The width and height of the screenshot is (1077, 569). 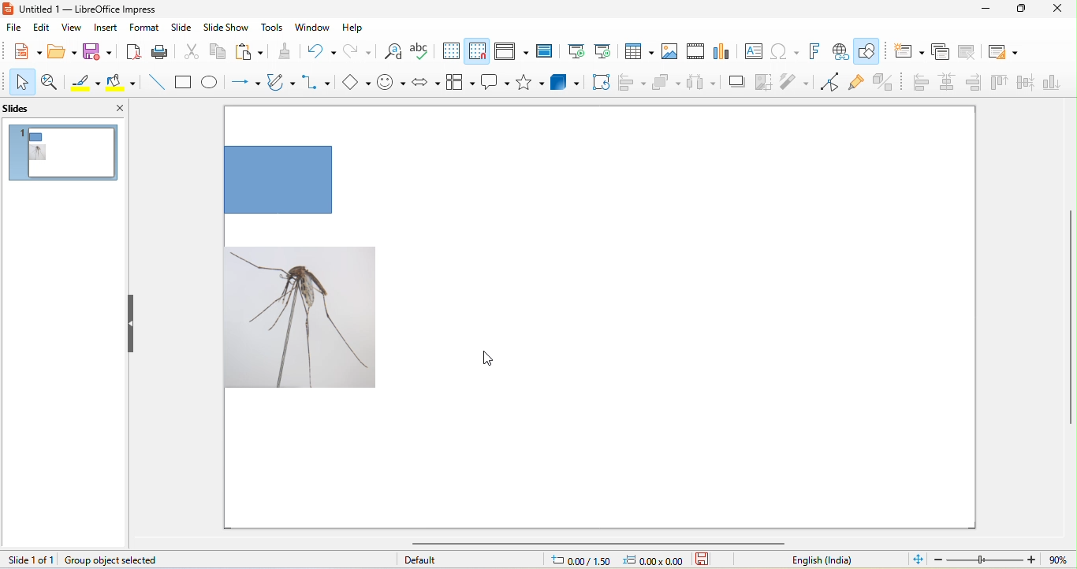 I want to click on video, so click(x=697, y=54).